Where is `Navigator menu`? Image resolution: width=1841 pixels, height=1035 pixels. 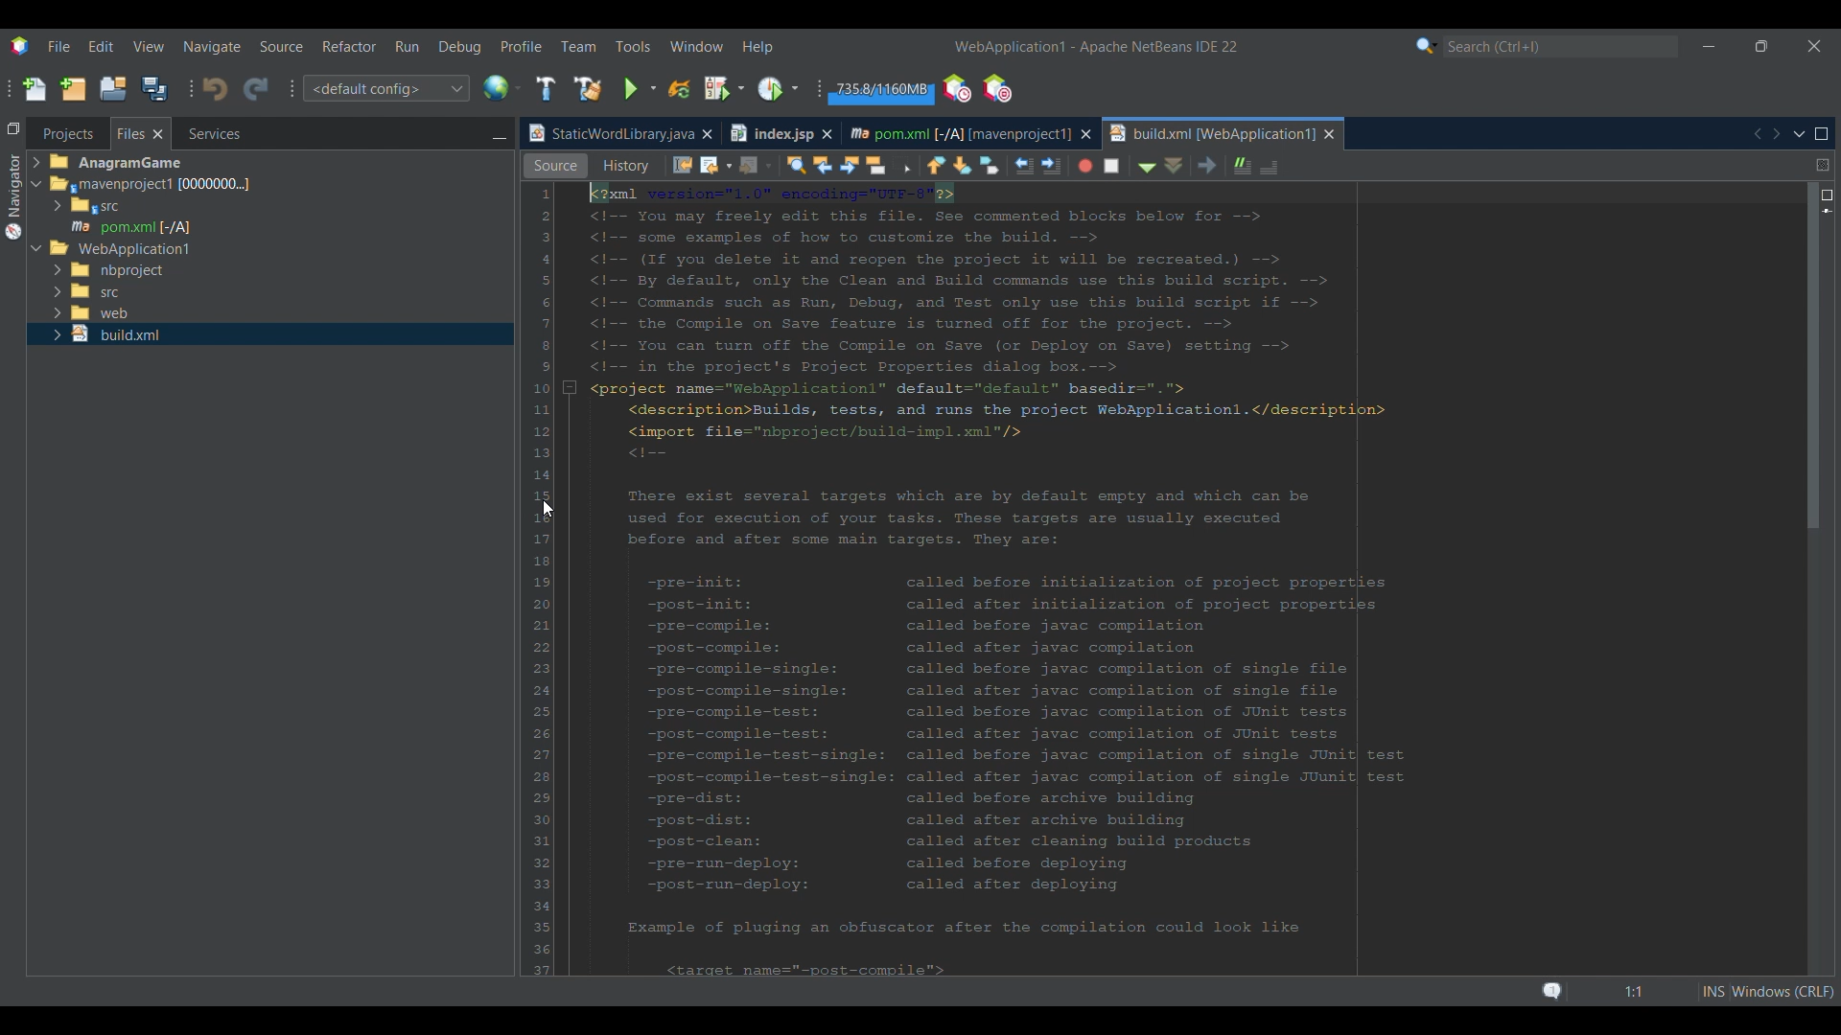 Navigator menu is located at coordinates (12, 196).